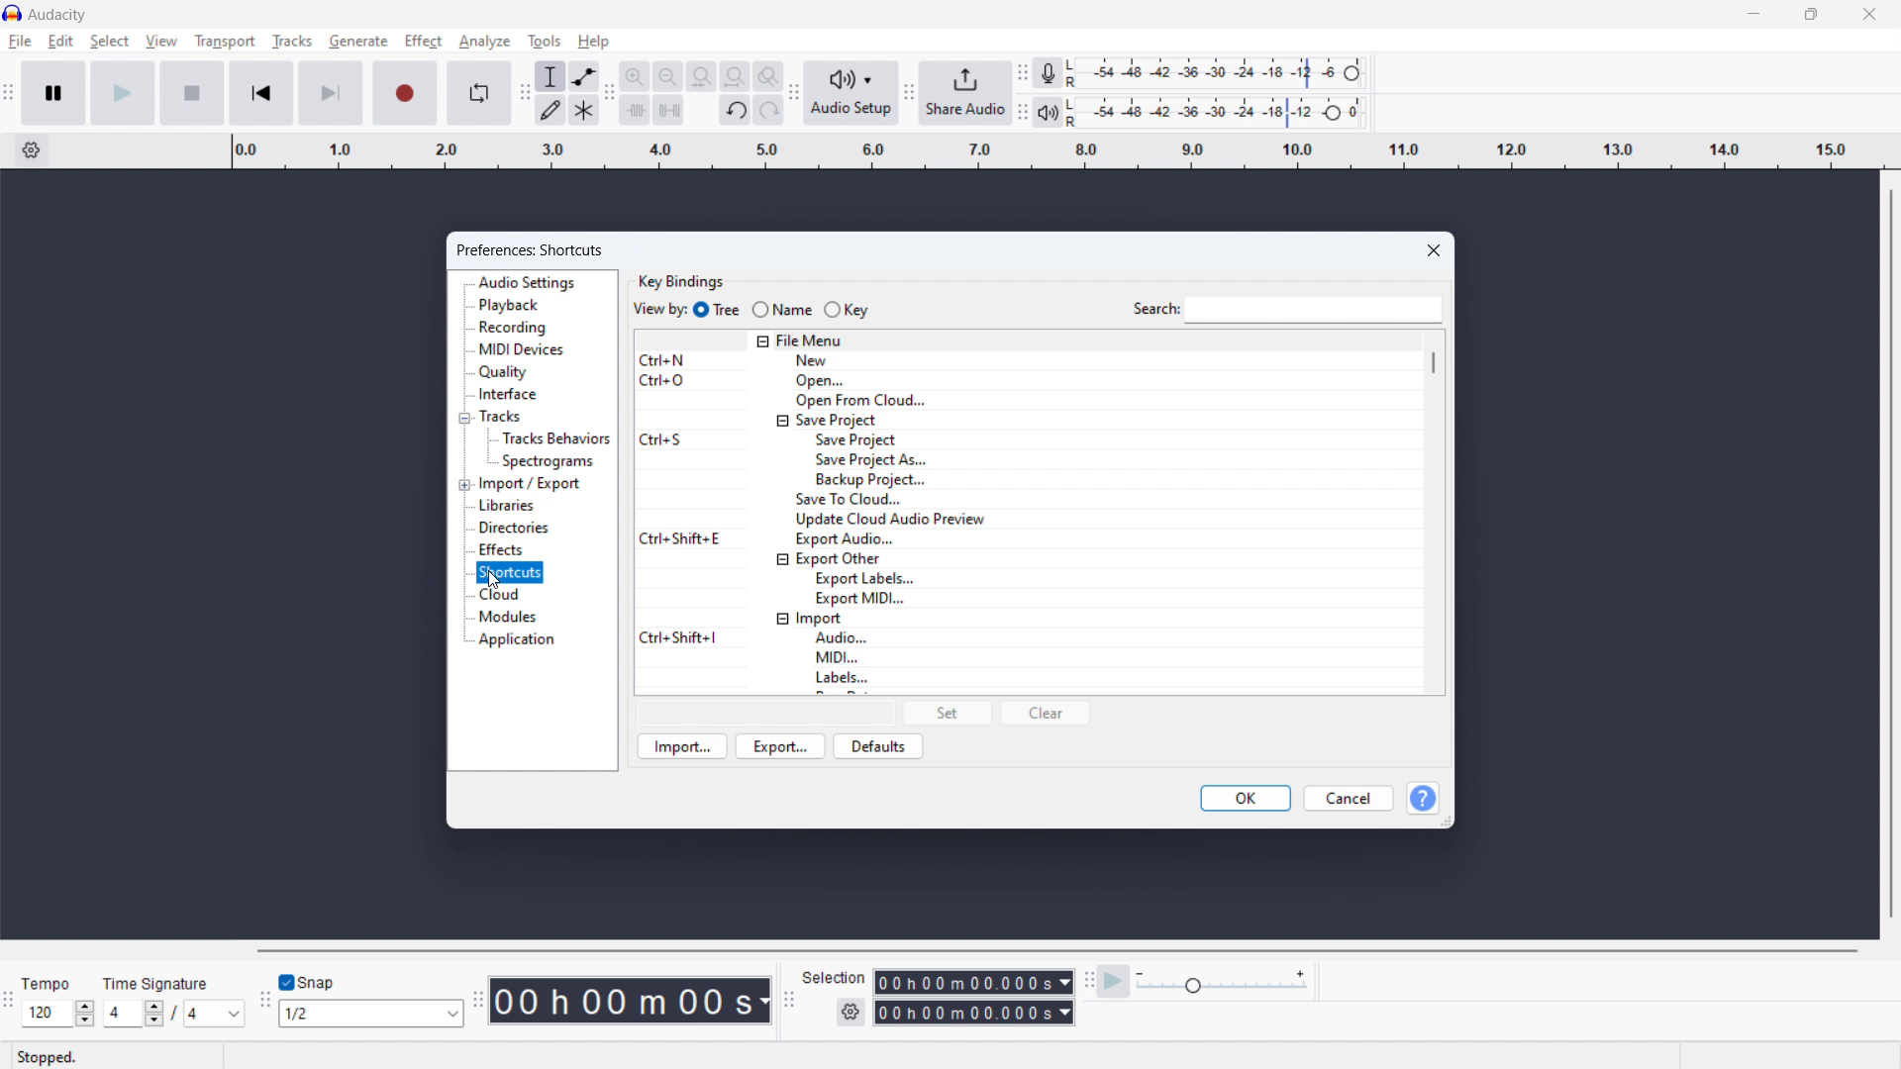 The image size is (1901, 1069). Describe the element at coordinates (506, 505) in the screenshot. I see `libraries` at that location.